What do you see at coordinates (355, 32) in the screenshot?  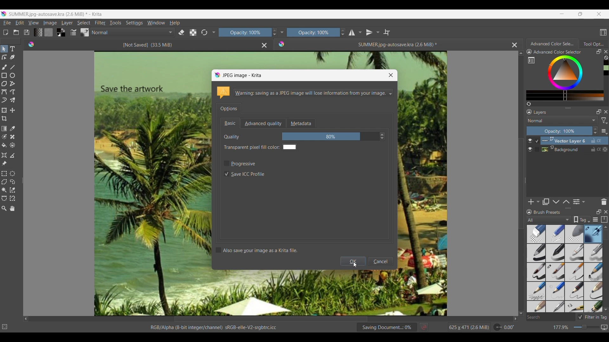 I see `Horizontal mirror tool and options` at bounding box center [355, 32].